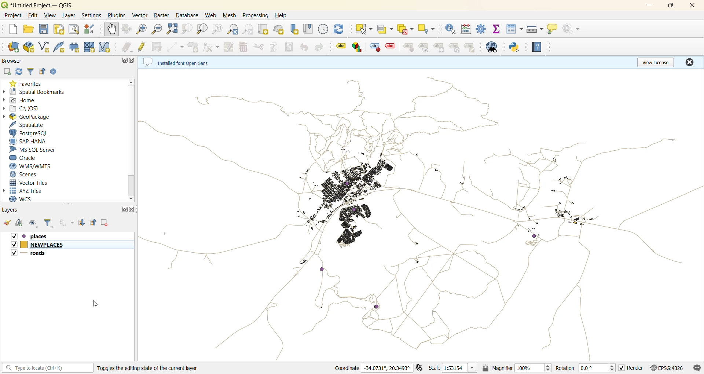 The width and height of the screenshot is (704, 374). What do you see at coordinates (13, 210) in the screenshot?
I see `layers` at bounding box center [13, 210].